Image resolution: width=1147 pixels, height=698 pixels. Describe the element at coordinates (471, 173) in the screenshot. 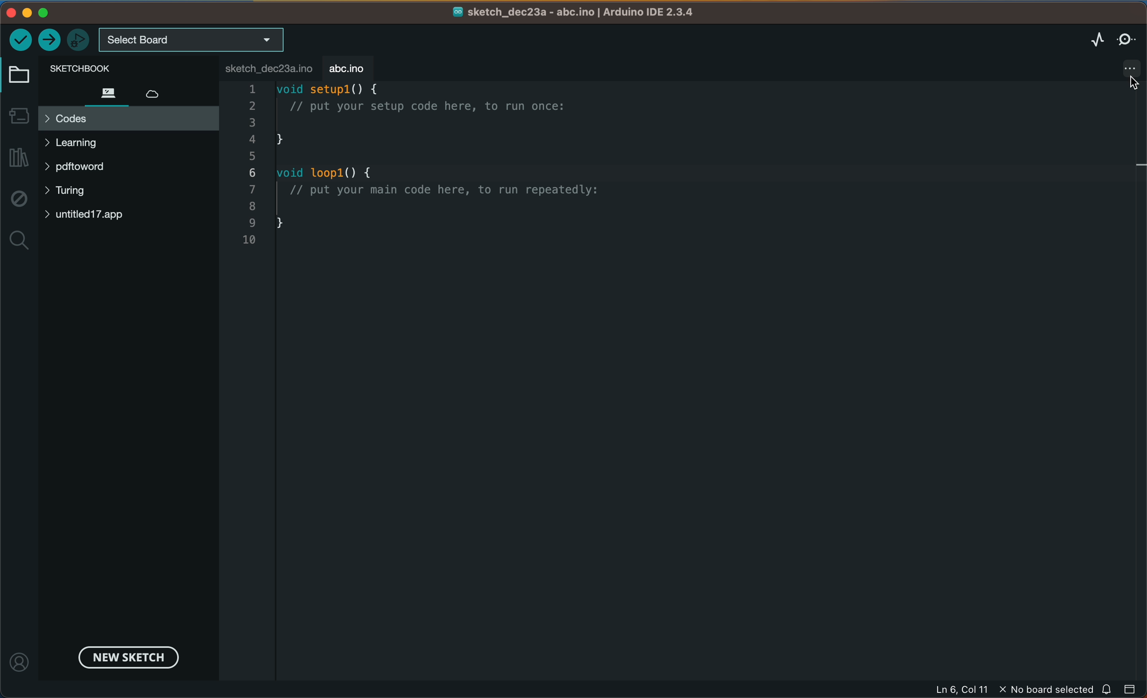

I see `code` at that location.